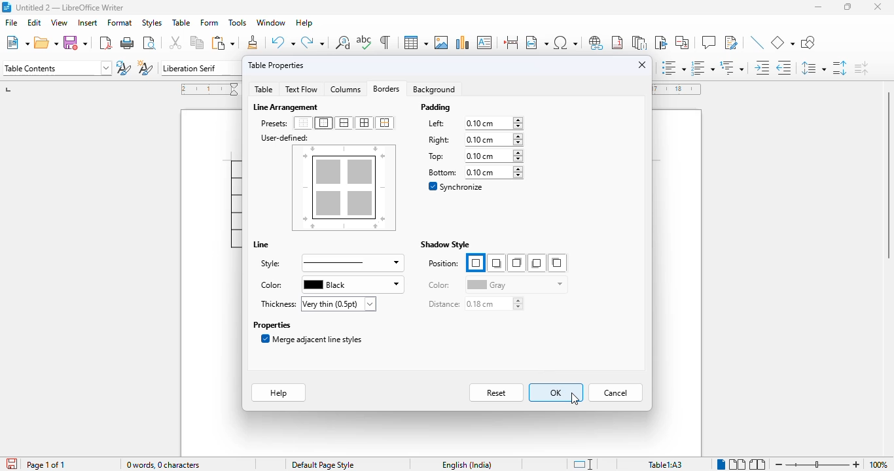  I want to click on spelling, so click(365, 43).